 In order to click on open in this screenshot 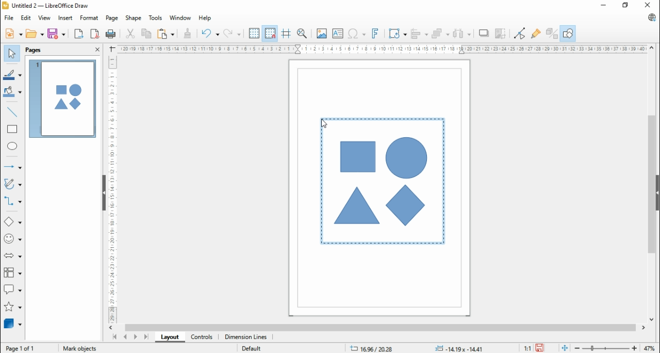, I will do `click(35, 33)`.